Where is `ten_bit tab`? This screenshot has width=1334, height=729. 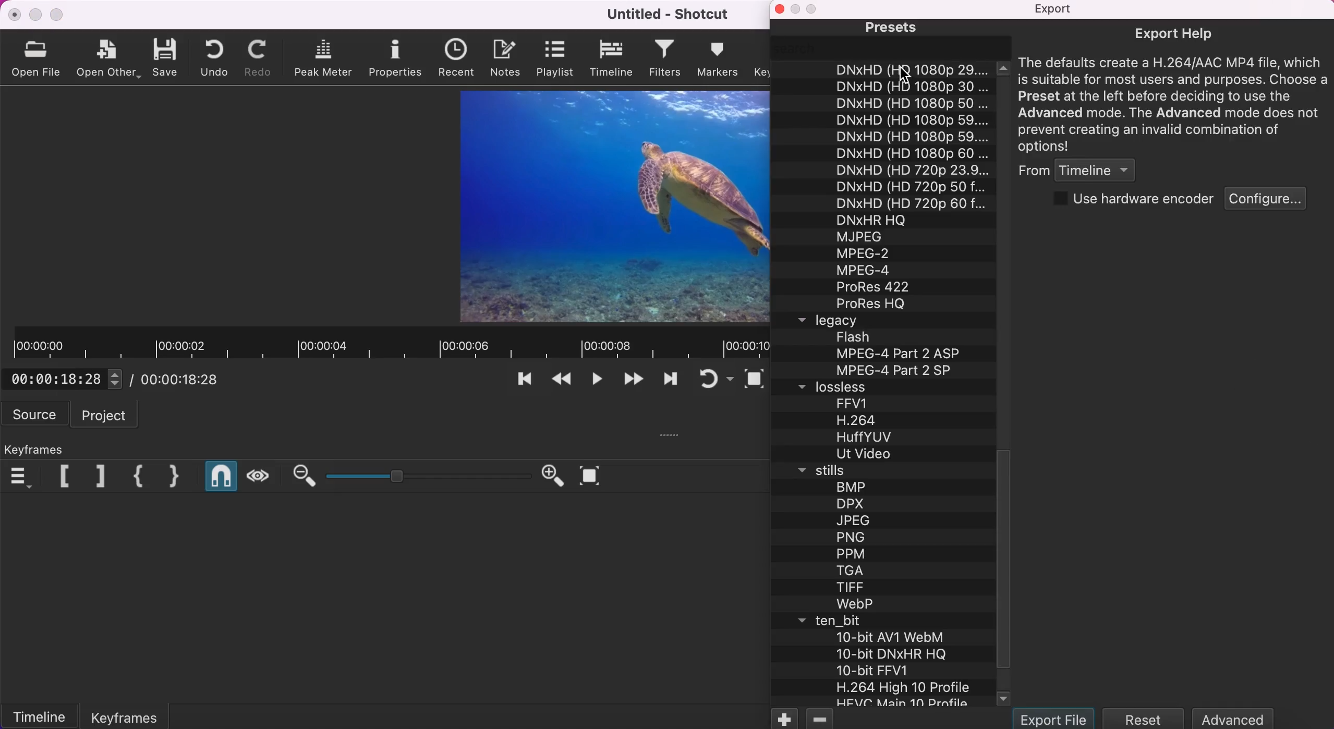 ten_bit tab is located at coordinates (879, 619).